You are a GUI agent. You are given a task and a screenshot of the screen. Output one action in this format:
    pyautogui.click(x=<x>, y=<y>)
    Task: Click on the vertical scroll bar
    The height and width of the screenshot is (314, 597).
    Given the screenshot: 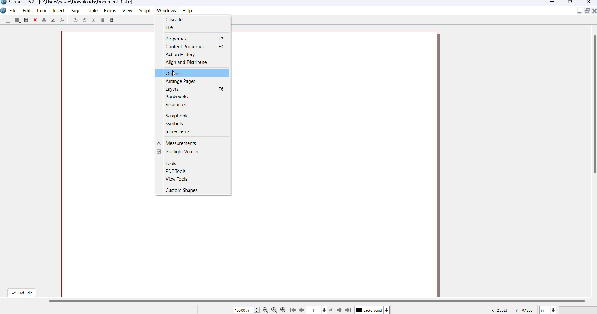 What is the action you would take?
    pyautogui.click(x=322, y=300)
    